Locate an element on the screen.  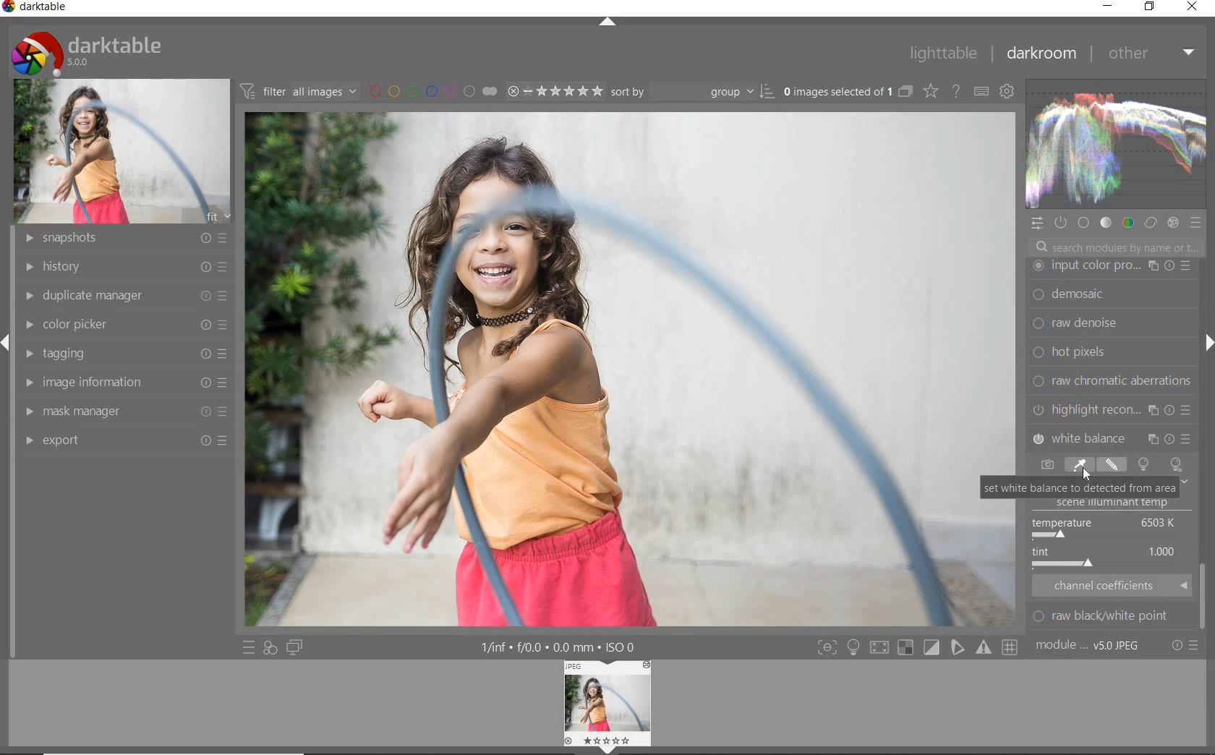
system logo & name is located at coordinates (90, 50).